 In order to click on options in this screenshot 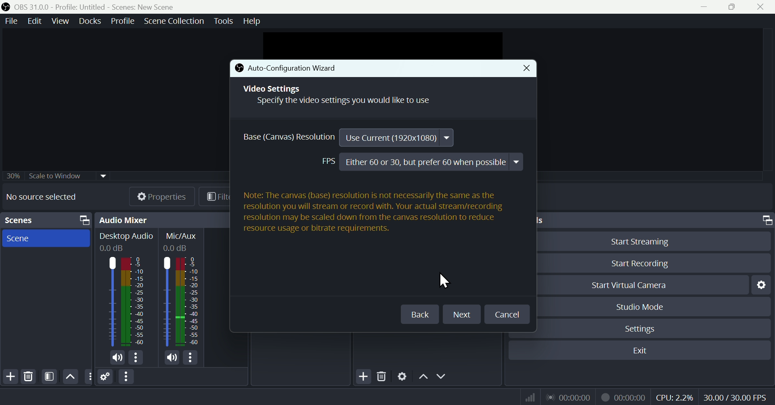, I will do `click(88, 376)`.